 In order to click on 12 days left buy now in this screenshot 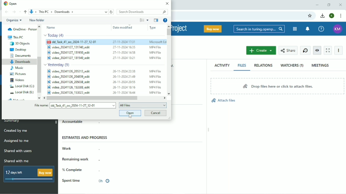, I will do `click(28, 174)`.